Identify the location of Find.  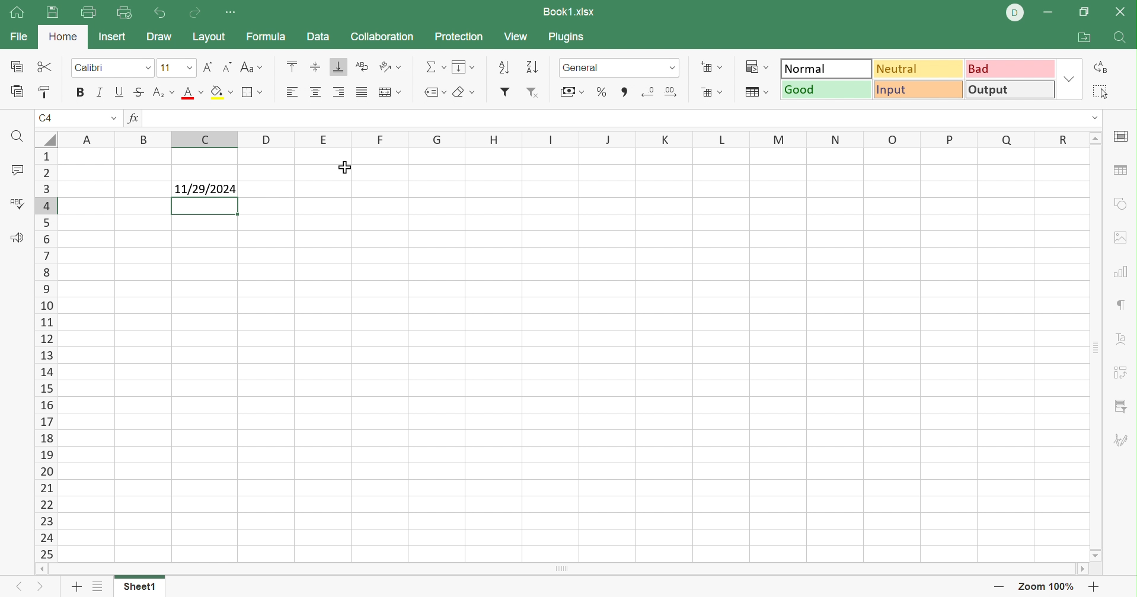
(1119, 37).